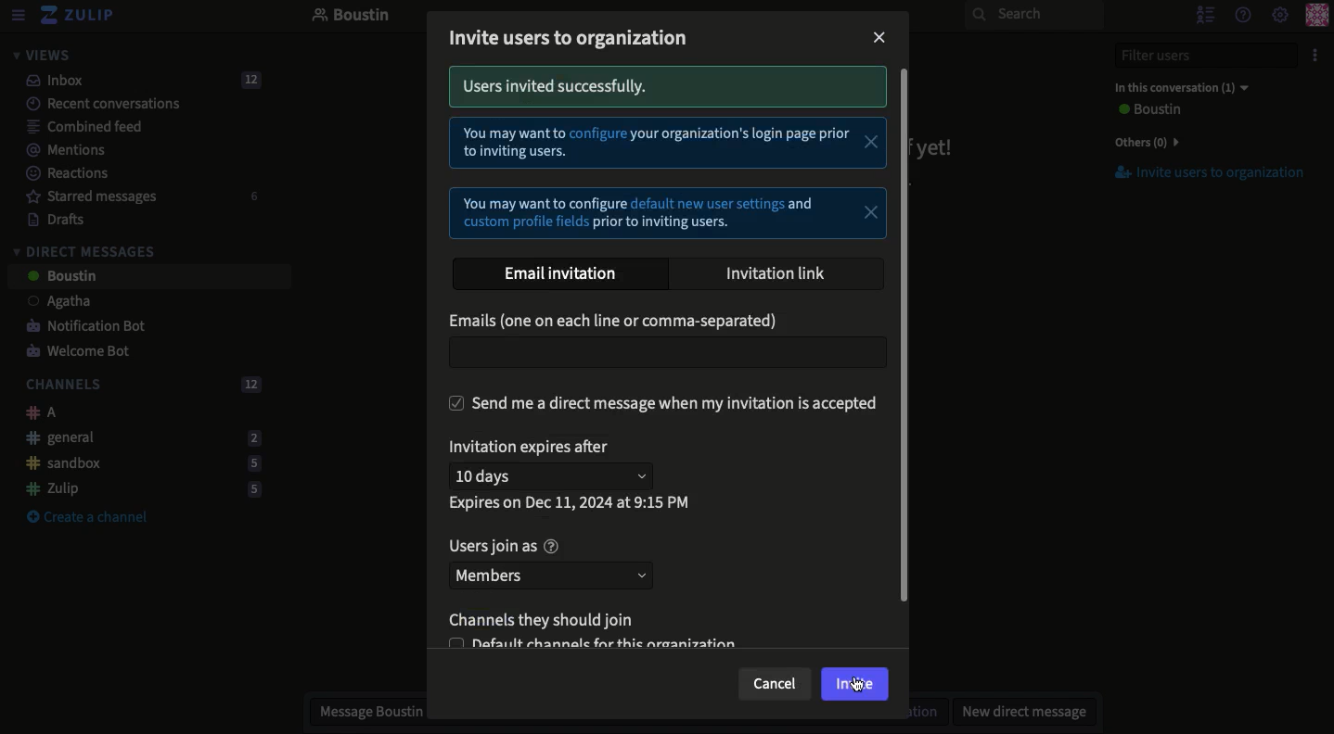  Describe the element at coordinates (139, 196) in the screenshot. I see `Starred messages` at that location.